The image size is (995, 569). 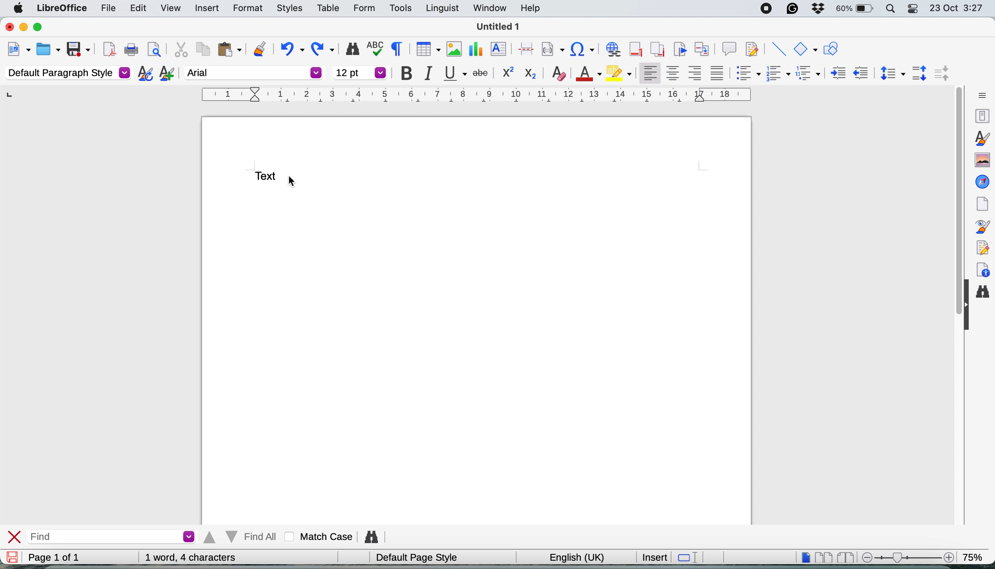 What do you see at coordinates (655, 50) in the screenshot?
I see `insert endnote` at bounding box center [655, 50].